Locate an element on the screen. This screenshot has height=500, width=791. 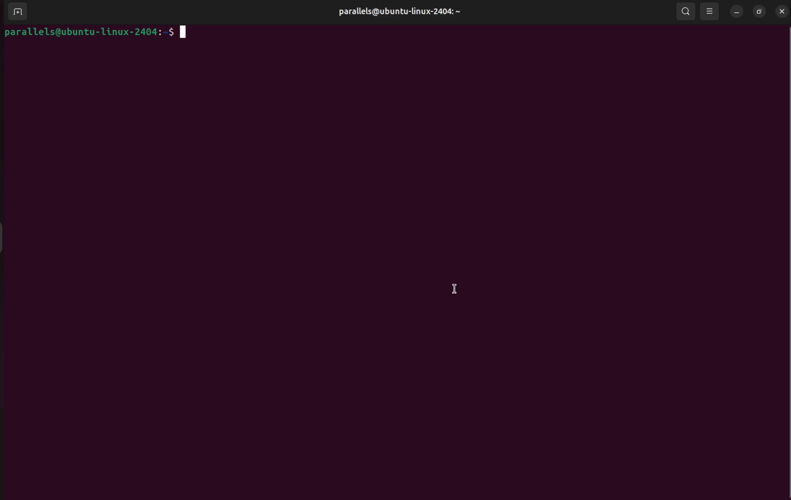
parallels is located at coordinates (406, 11).